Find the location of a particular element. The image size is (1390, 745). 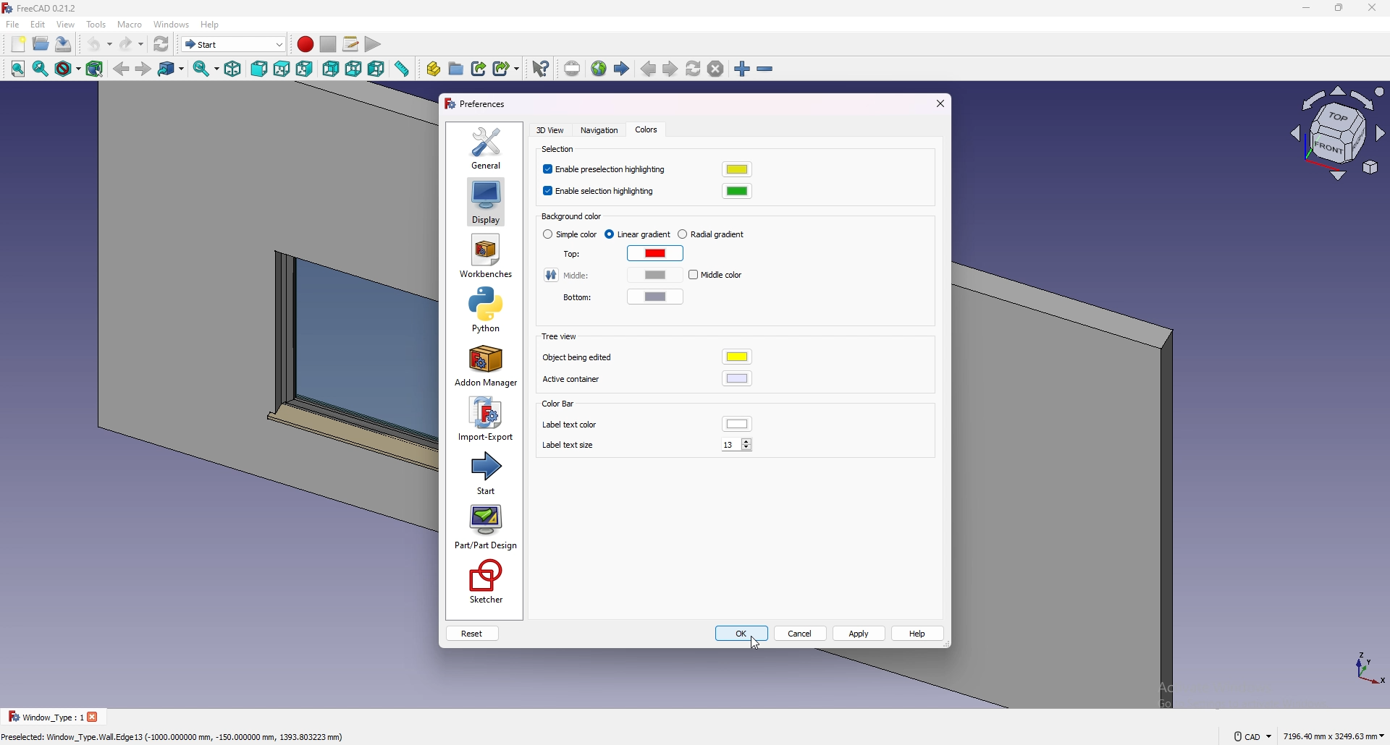

label text size is located at coordinates (571, 446).